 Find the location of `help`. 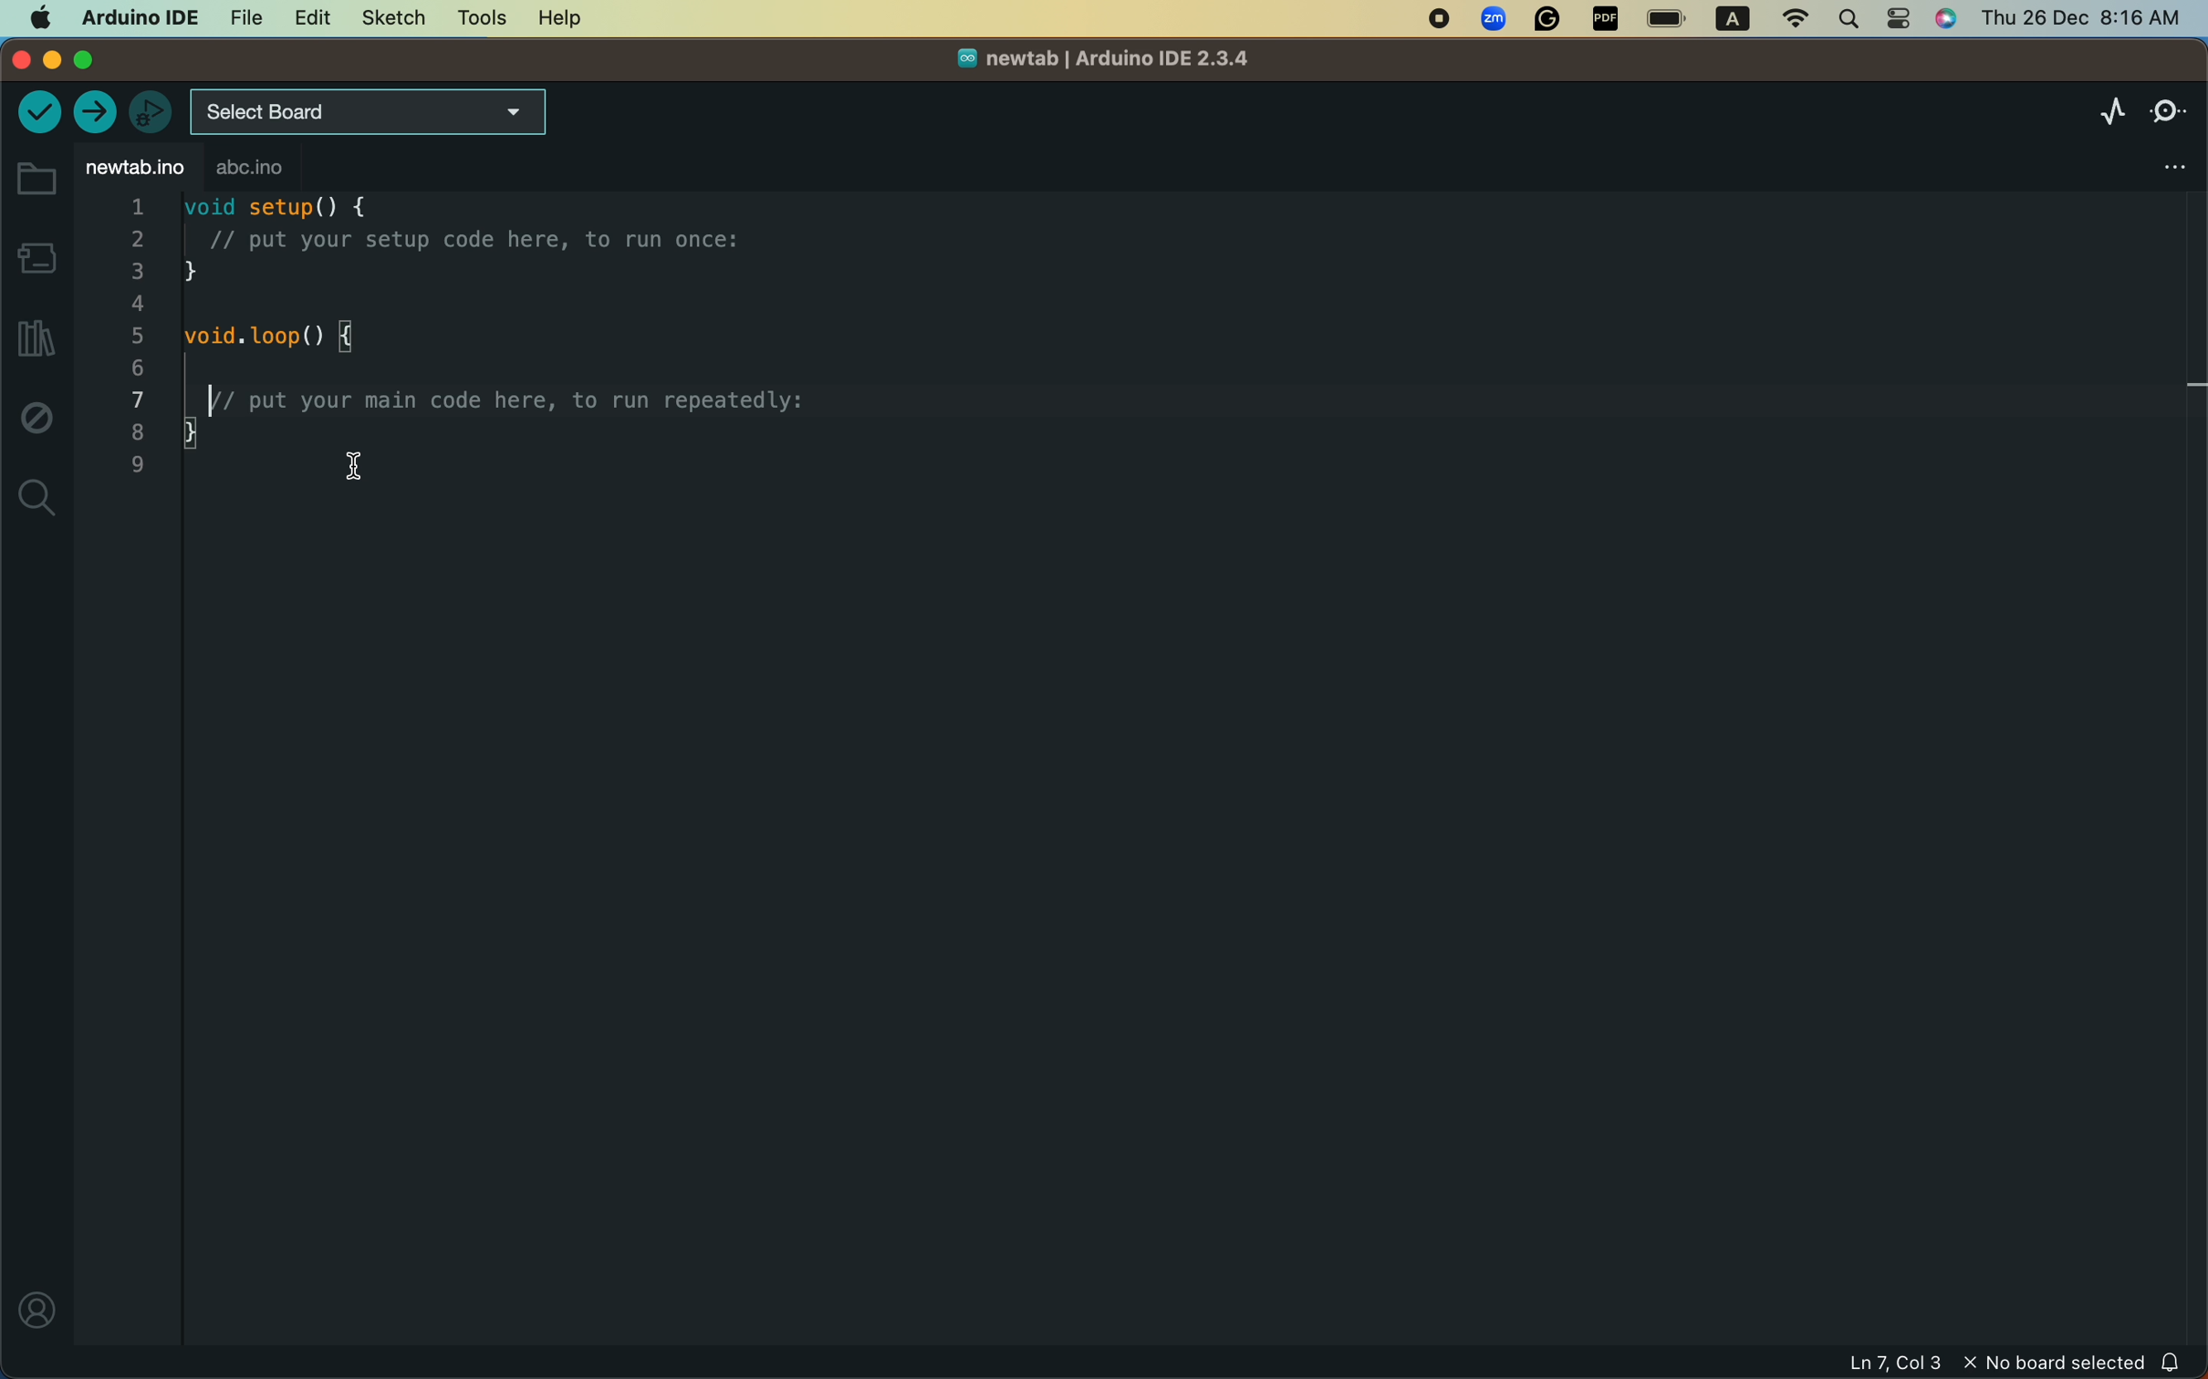

help is located at coordinates (554, 19).